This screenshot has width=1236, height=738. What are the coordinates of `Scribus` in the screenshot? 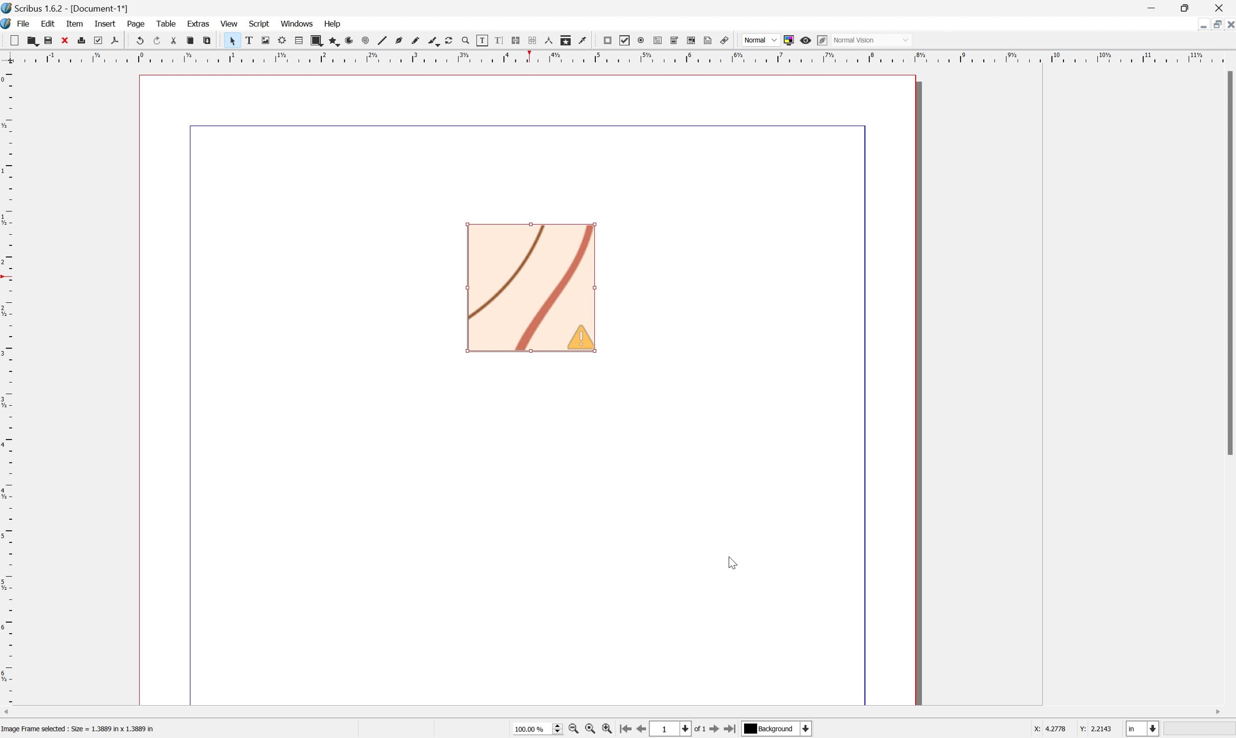 It's located at (8, 24).